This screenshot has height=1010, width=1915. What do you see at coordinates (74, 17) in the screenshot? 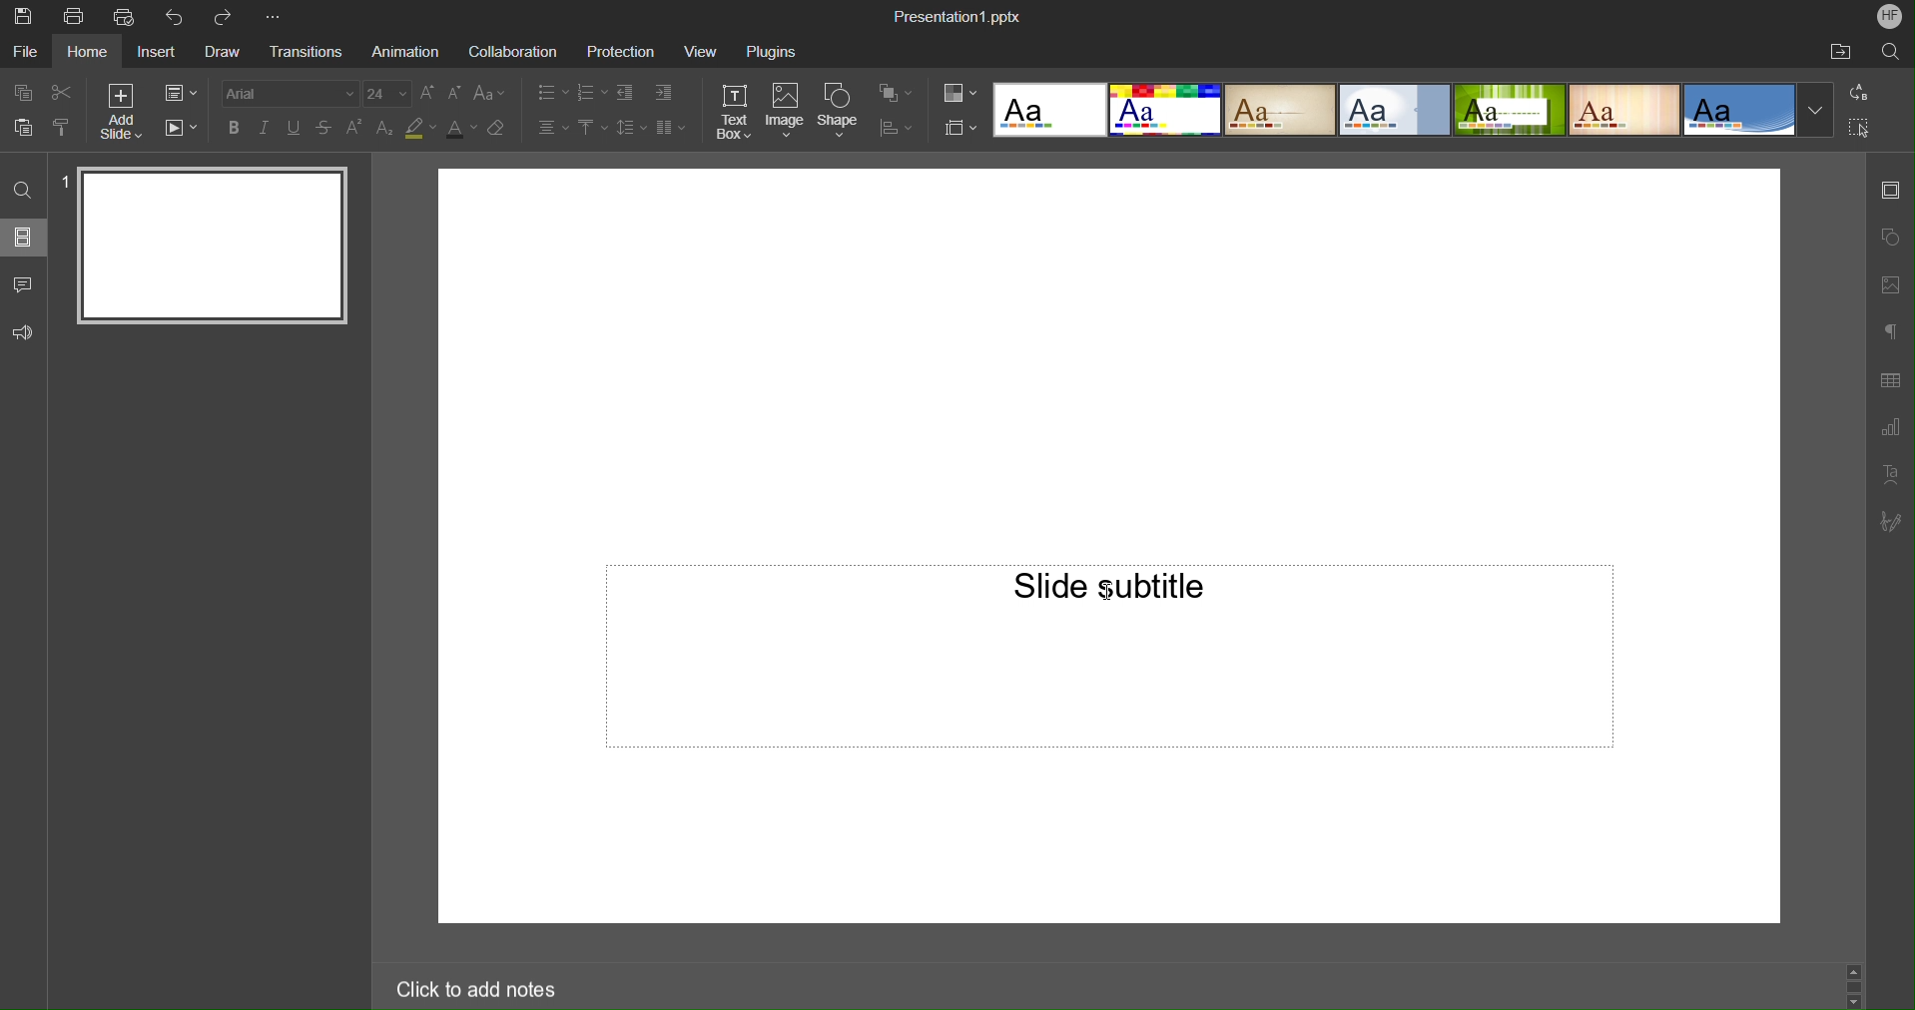
I see `Print` at bounding box center [74, 17].